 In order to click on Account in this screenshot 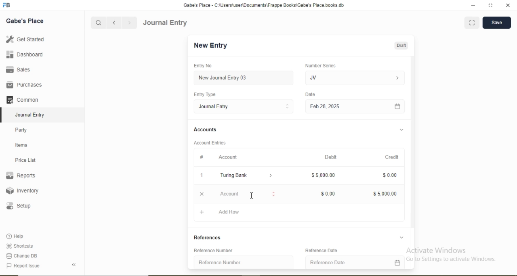, I will do `click(228, 157)`.